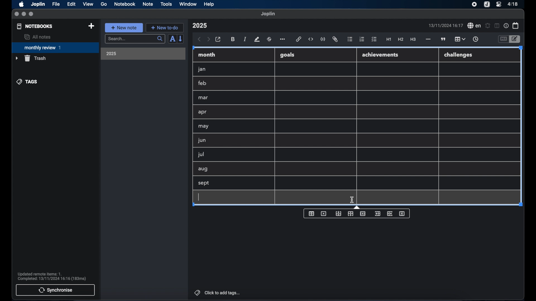  What do you see at coordinates (27, 82) in the screenshot?
I see `tags` at bounding box center [27, 82].